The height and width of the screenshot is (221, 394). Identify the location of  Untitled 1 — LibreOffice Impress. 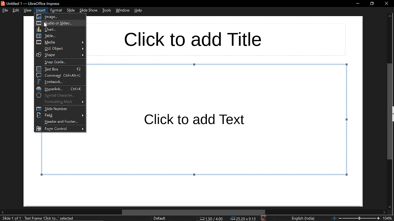
(34, 3).